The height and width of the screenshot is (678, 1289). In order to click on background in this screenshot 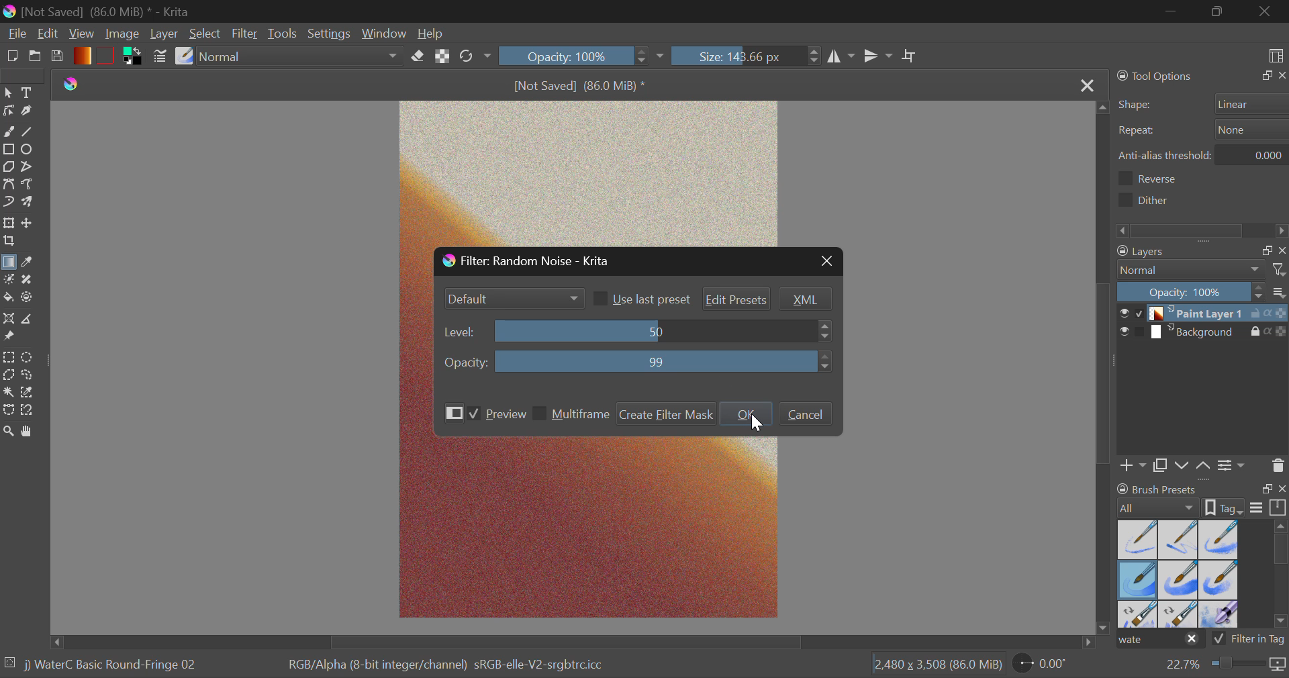, I will do `click(1200, 332)`.